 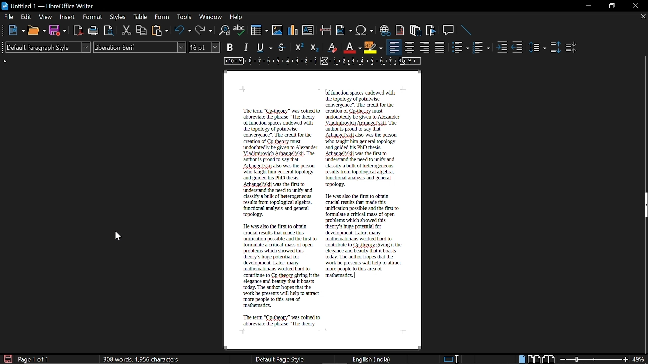 What do you see at coordinates (603, 359) in the screenshot?
I see `change zoom` at bounding box center [603, 359].